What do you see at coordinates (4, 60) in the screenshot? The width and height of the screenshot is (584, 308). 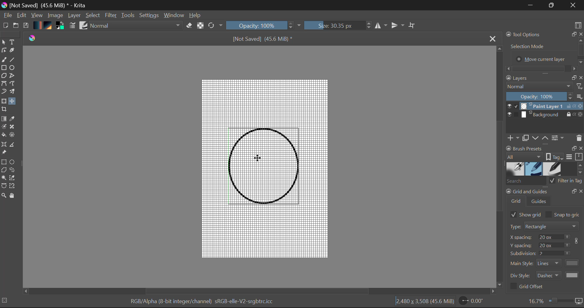 I see `Freehand` at bounding box center [4, 60].